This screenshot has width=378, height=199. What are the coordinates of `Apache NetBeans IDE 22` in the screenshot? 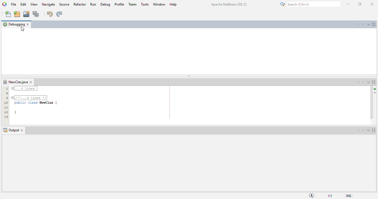 It's located at (229, 4).